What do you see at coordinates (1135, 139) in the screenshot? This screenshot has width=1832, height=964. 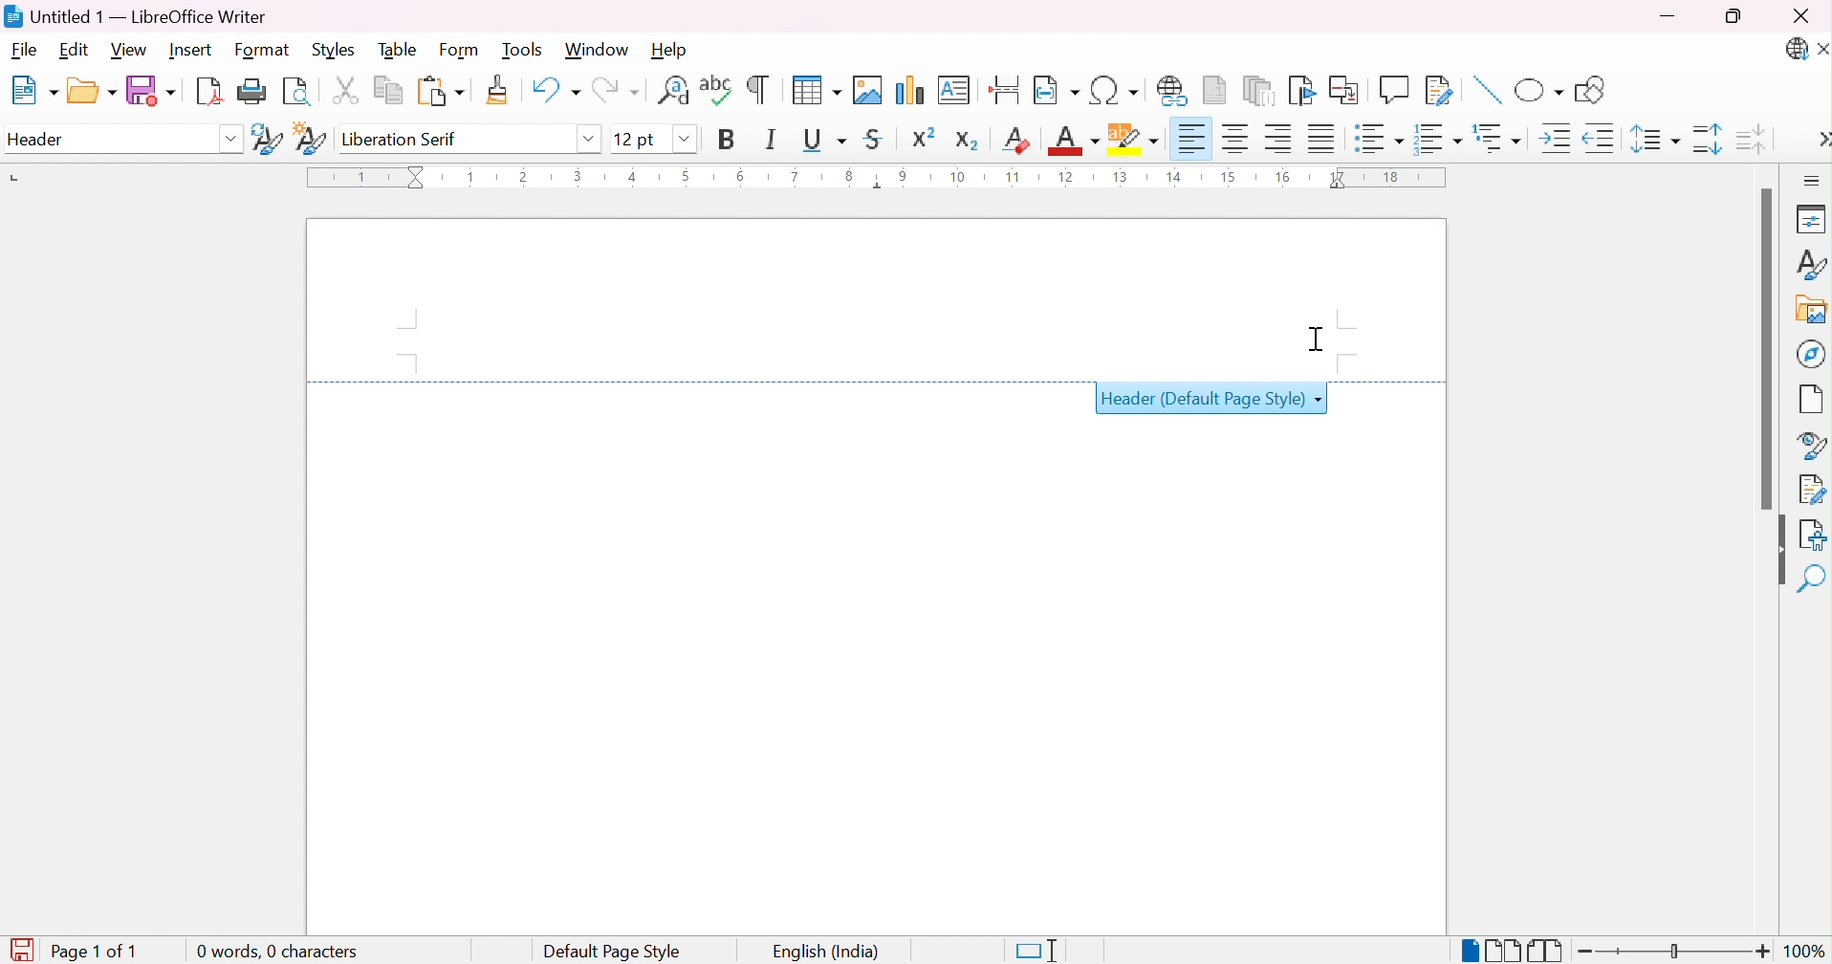 I see `Character highlighting color` at bounding box center [1135, 139].